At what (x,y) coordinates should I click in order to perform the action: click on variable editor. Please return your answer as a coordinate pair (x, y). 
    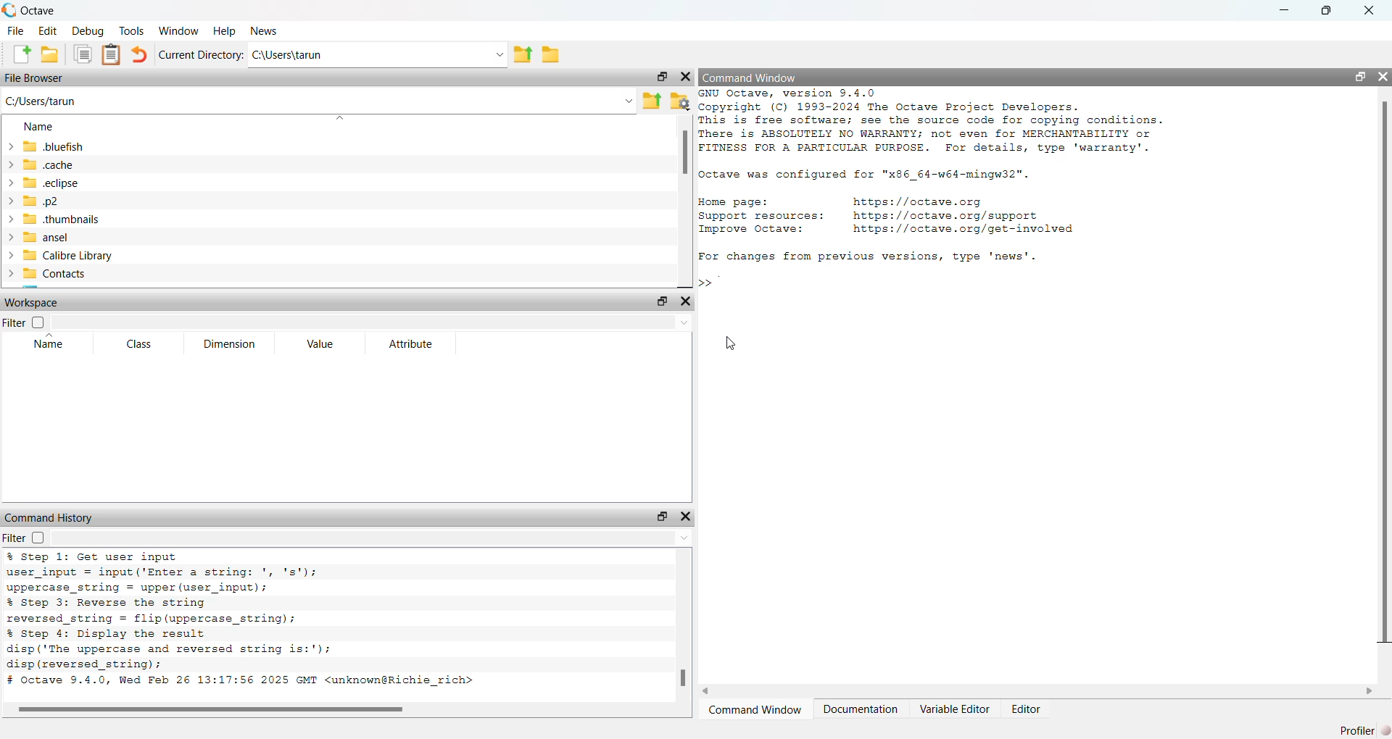
    Looking at the image, I should click on (954, 709).